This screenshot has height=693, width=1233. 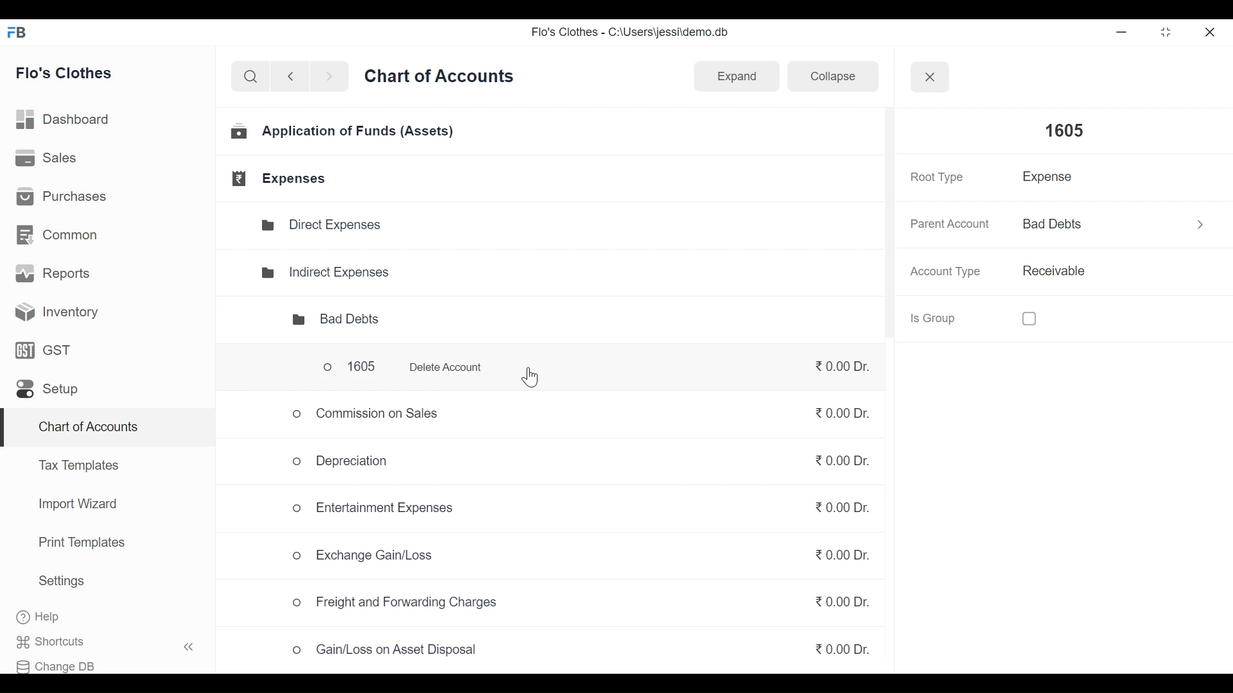 What do you see at coordinates (331, 79) in the screenshot?
I see `next` at bounding box center [331, 79].